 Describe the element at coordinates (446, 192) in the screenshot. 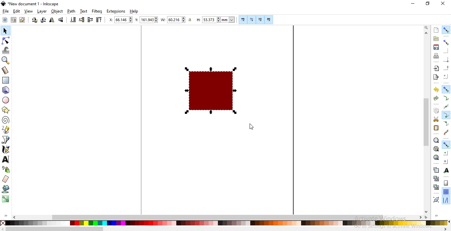

I see `snap to grids` at that location.